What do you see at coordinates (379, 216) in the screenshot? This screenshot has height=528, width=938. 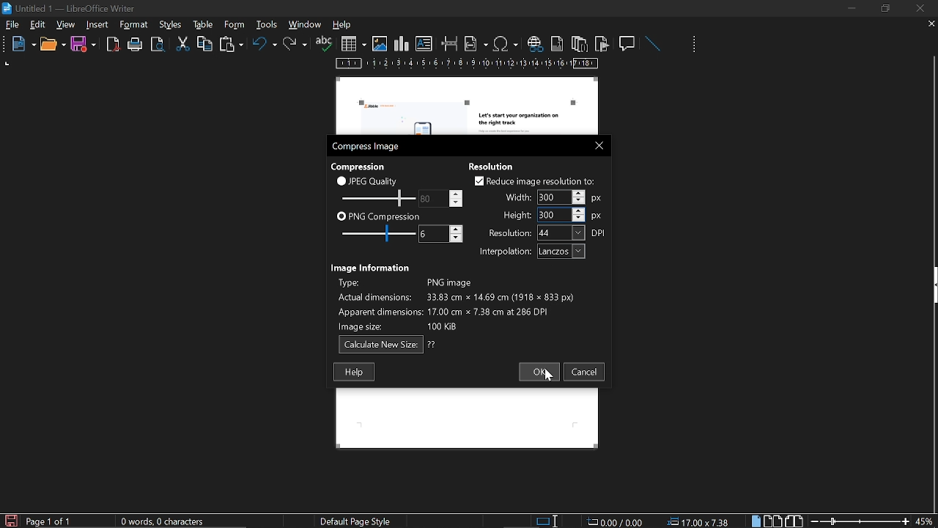 I see `png compression` at bounding box center [379, 216].